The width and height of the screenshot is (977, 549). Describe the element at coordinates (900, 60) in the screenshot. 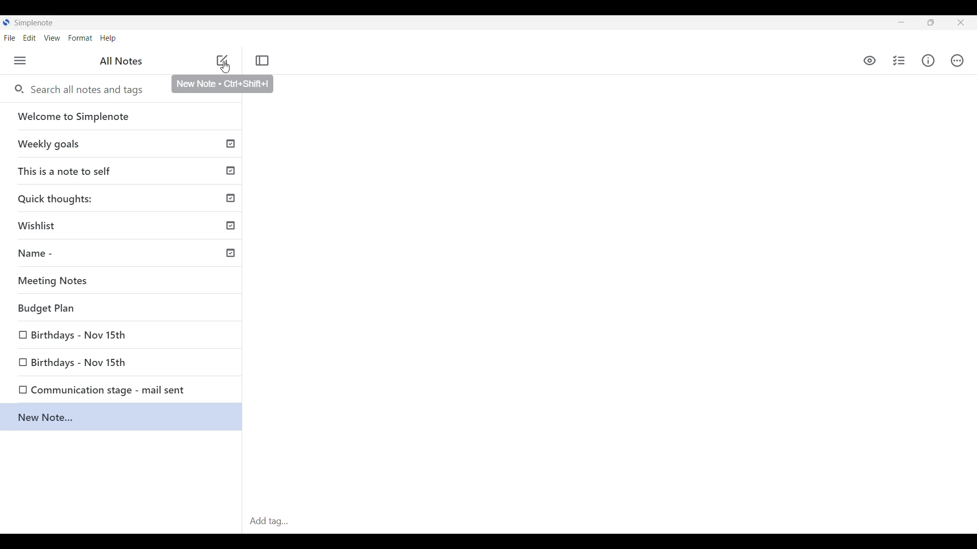

I see `Click to insert checklist` at that location.